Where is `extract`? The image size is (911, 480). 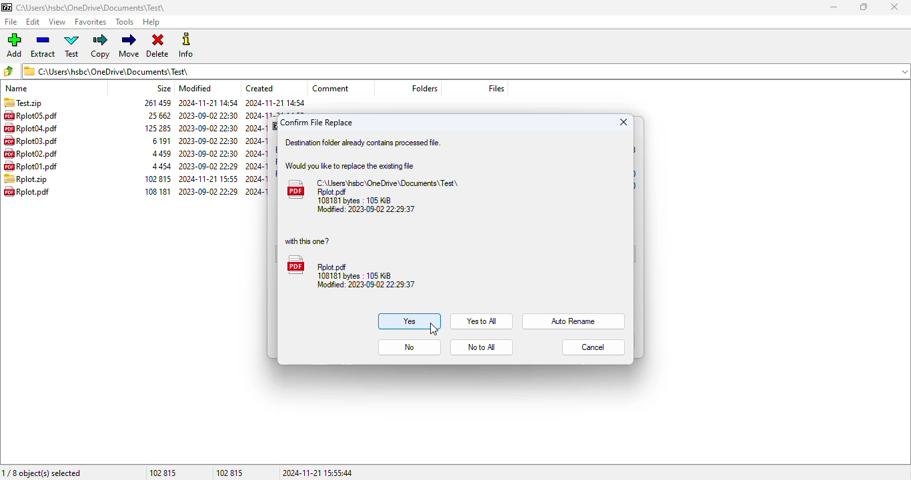 extract is located at coordinates (43, 45).